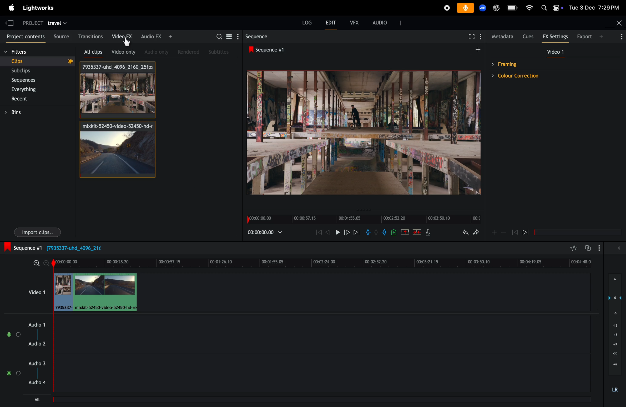 This screenshot has width=626, height=407. Describe the element at coordinates (40, 344) in the screenshot. I see `audio 2` at that location.